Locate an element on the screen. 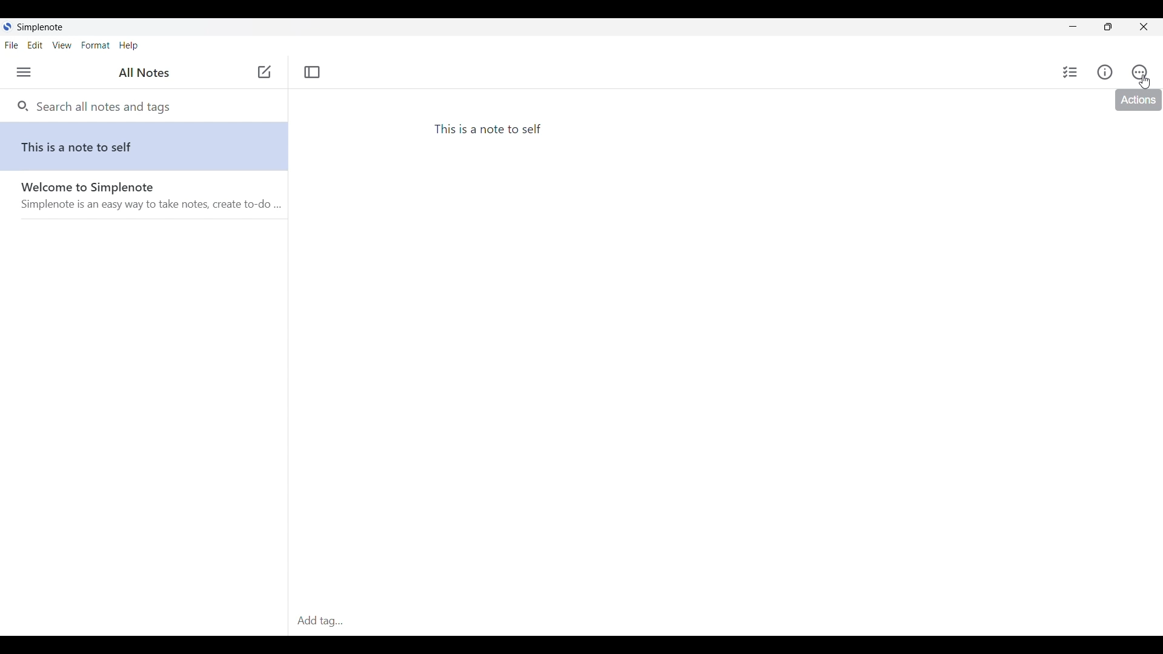 This screenshot has height=654, width=1163. Close is located at coordinates (1143, 27).